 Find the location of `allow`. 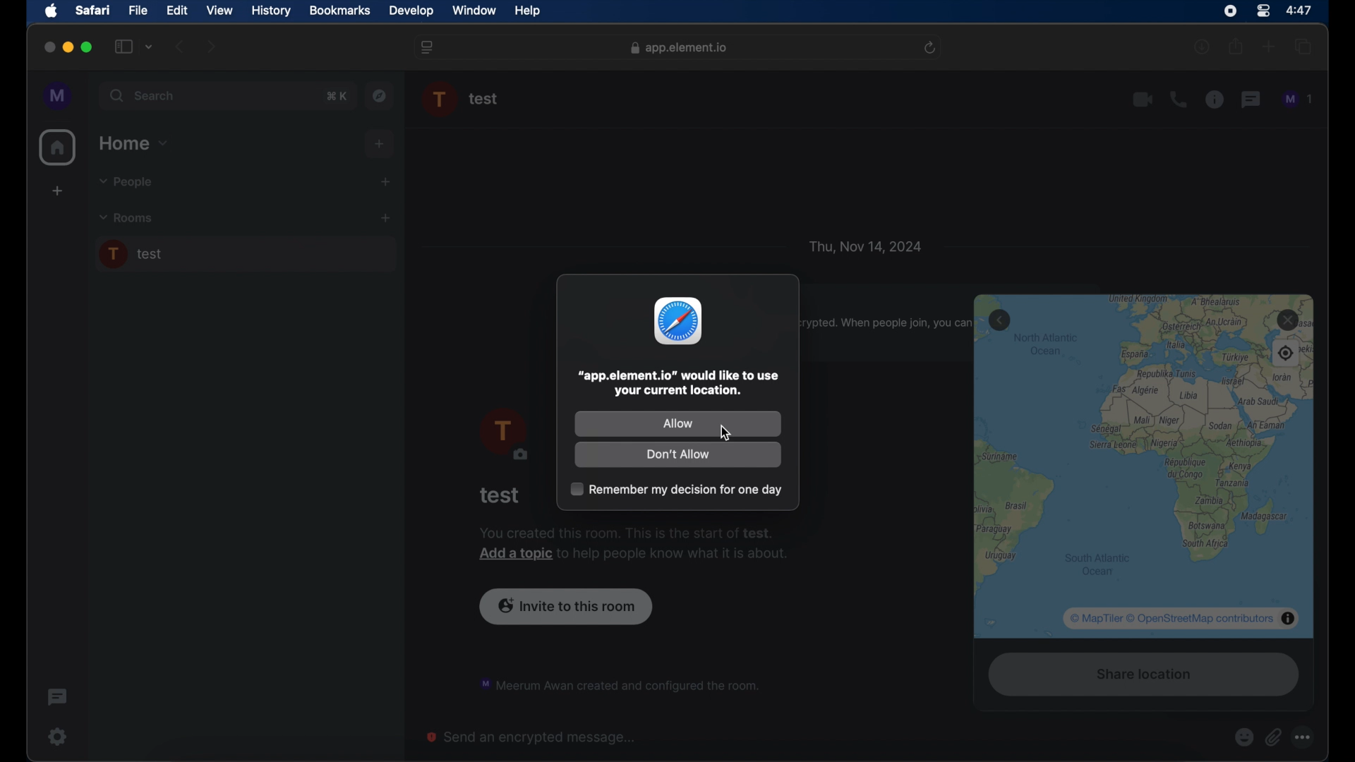

allow is located at coordinates (677, 423).